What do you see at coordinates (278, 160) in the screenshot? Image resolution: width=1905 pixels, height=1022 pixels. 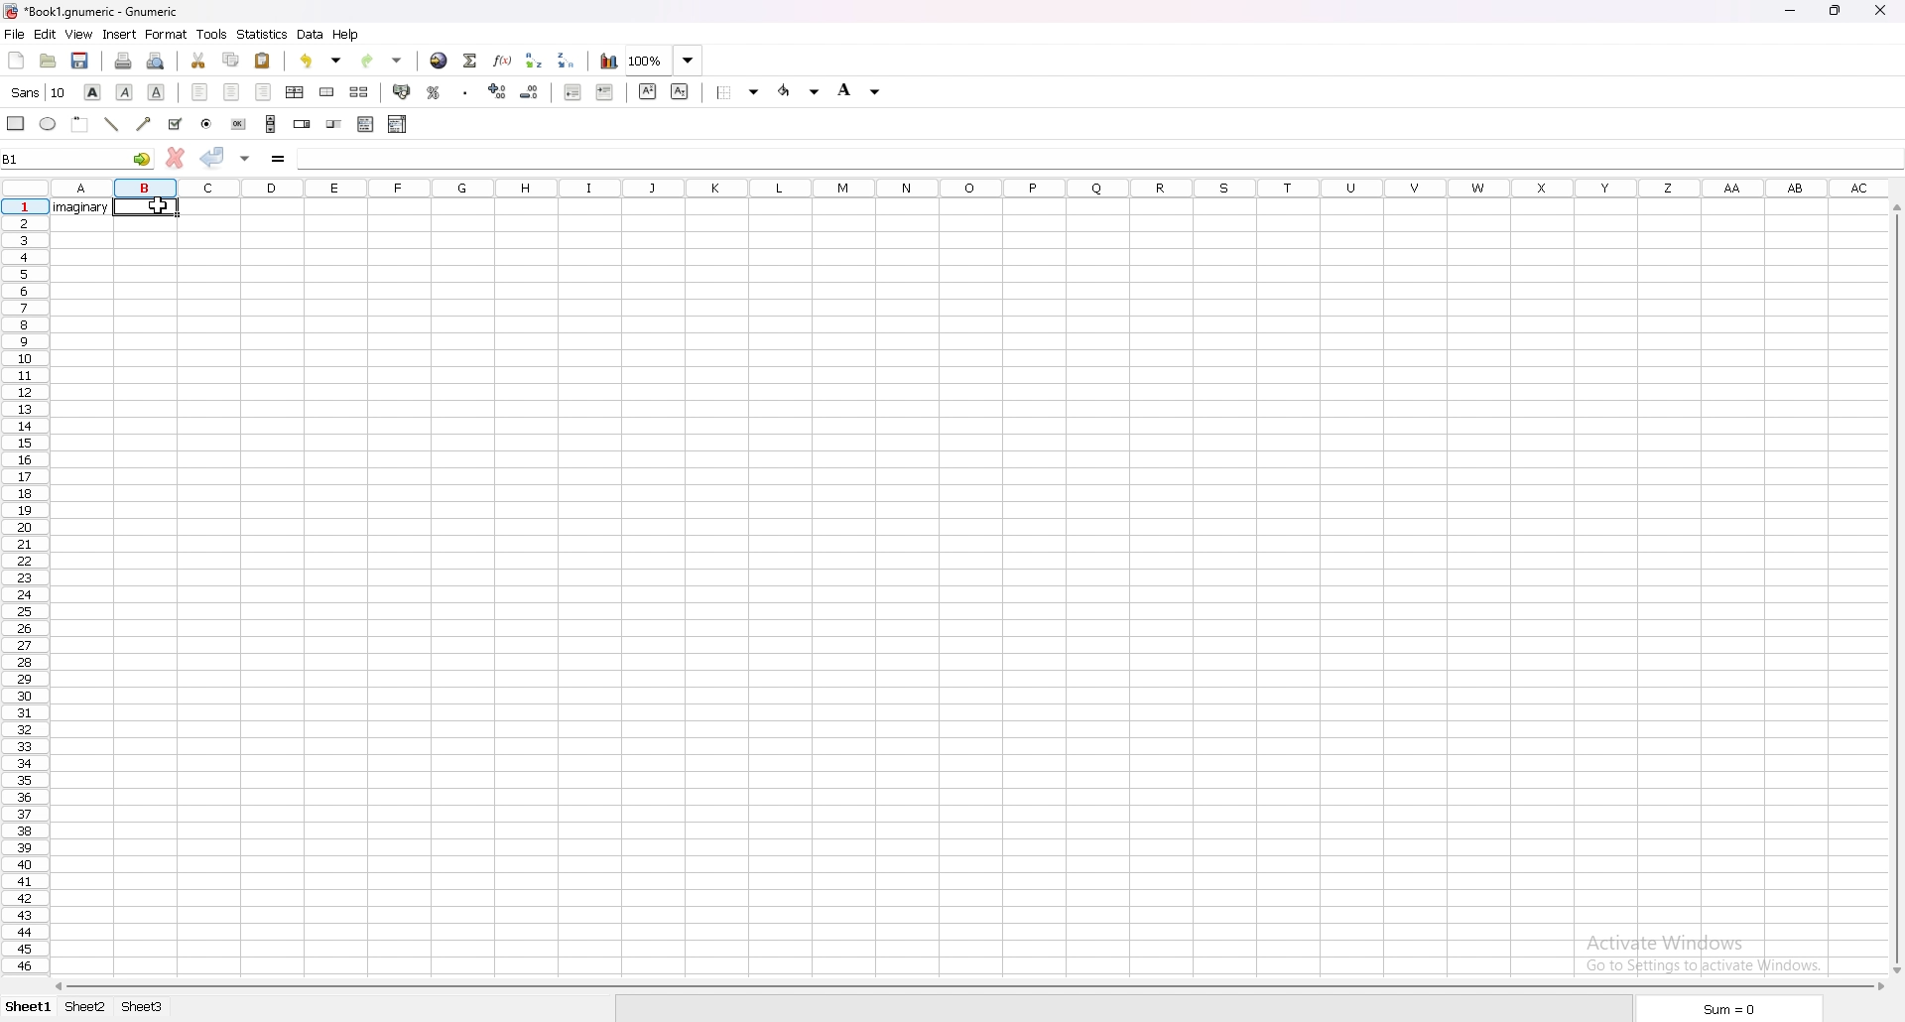 I see `formula` at bounding box center [278, 160].